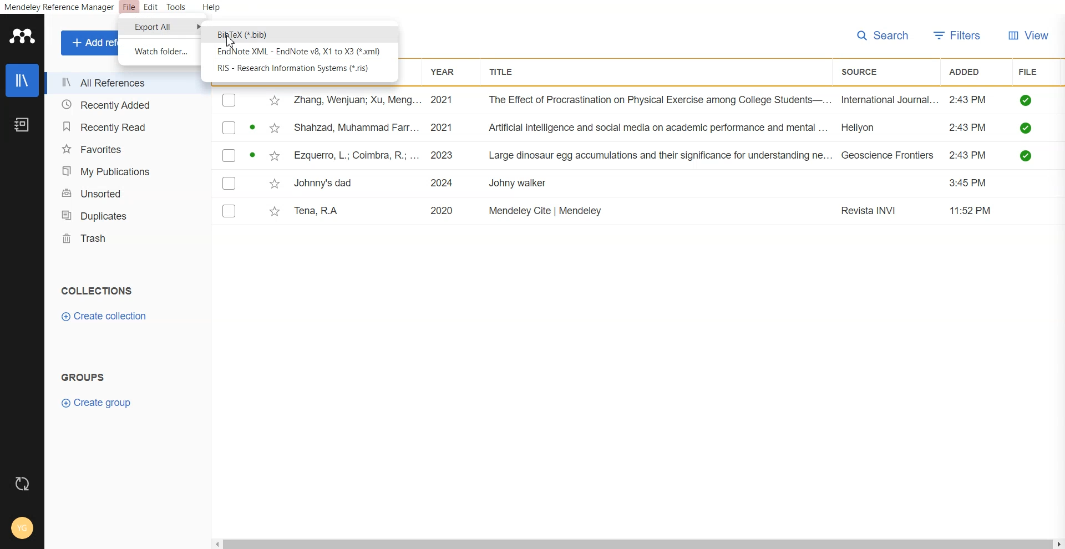 This screenshot has height=549, width=1065. Describe the element at coordinates (298, 52) in the screenshot. I see `EndNote XML - EndNote v8, X1 to X3 (*xml)` at that location.